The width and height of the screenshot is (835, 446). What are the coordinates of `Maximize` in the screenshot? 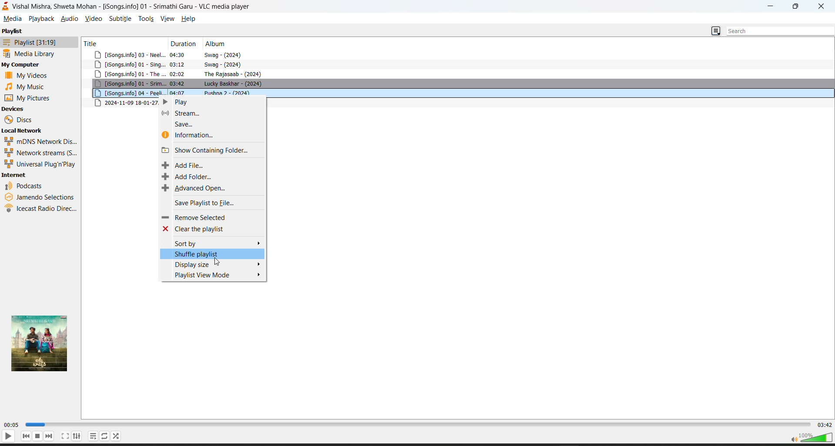 It's located at (795, 7).